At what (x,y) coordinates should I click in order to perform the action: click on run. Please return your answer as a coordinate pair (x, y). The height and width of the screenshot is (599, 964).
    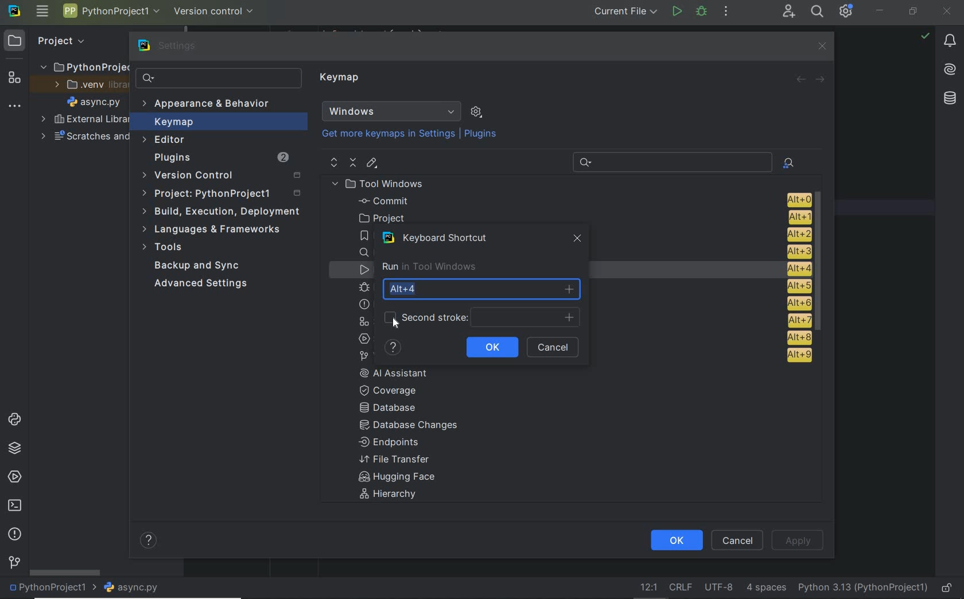
    Looking at the image, I should click on (677, 13).